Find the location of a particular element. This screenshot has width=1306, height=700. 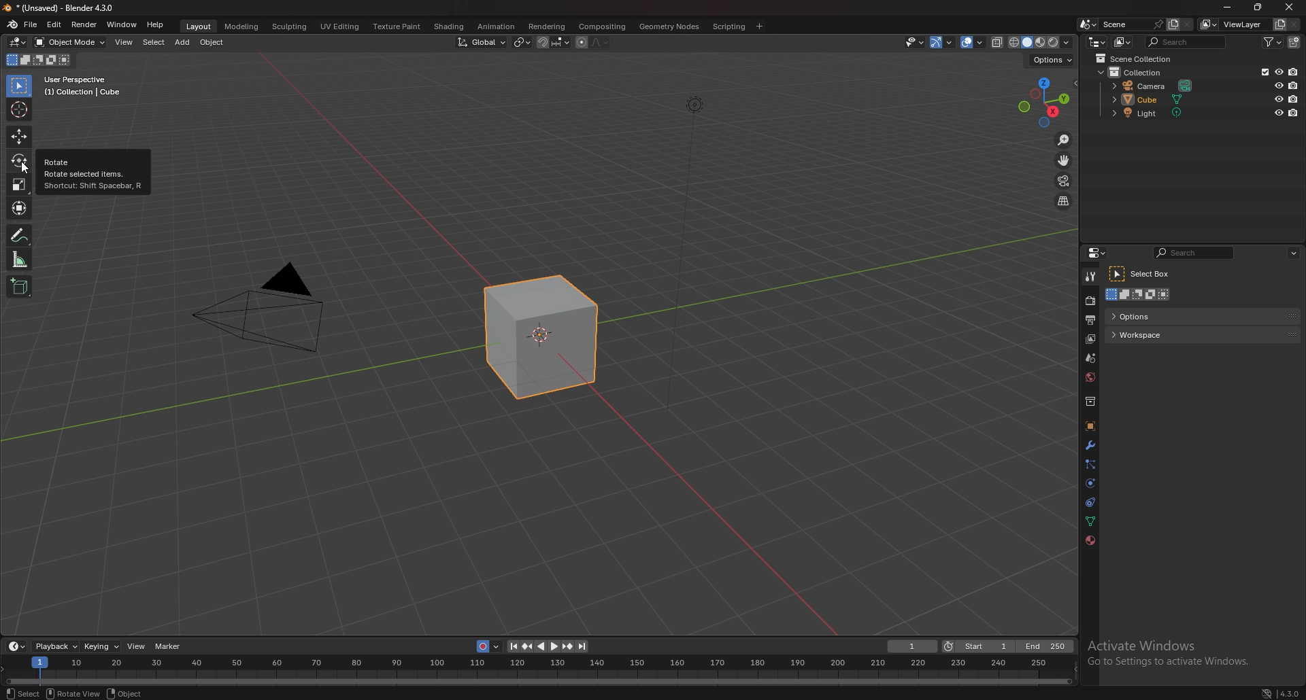

physics is located at coordinates (1090, 483).